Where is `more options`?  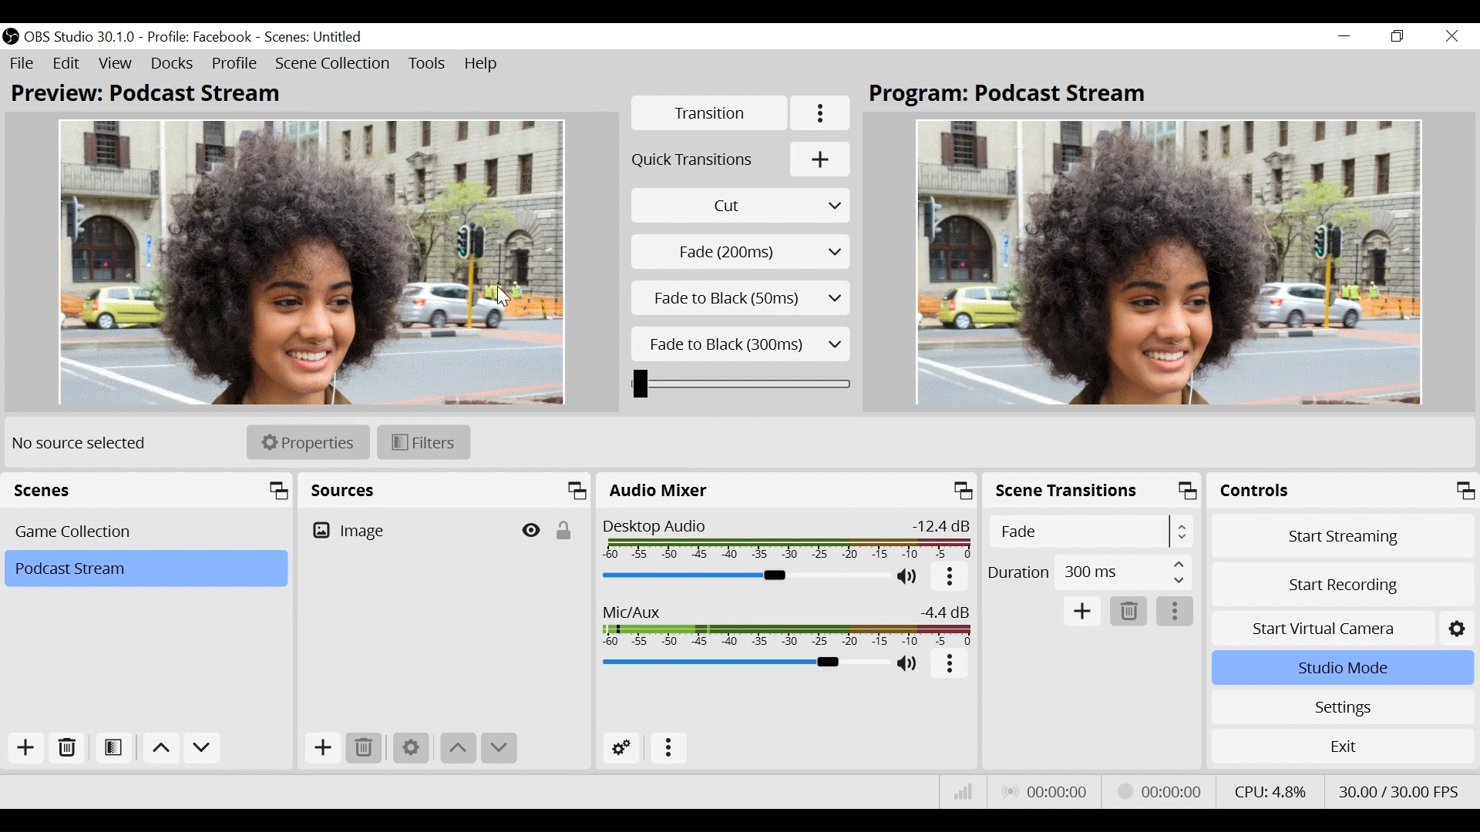 more options is located at coordinates (949, 664).